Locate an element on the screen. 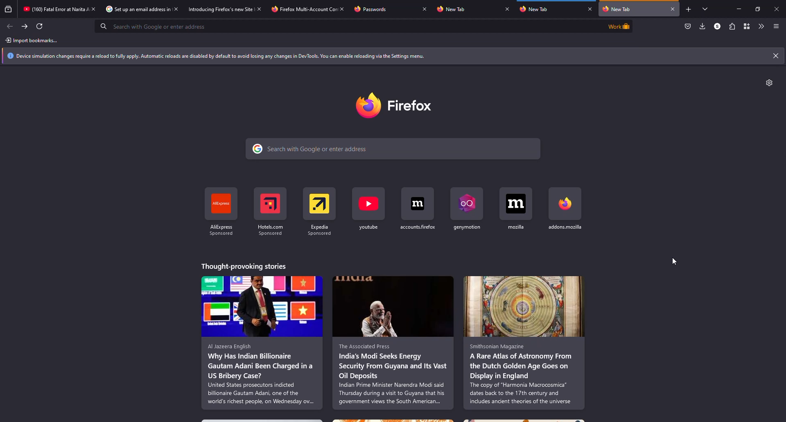 This screenshot has height=422, width=786. Hotels.com shortcut is located at coordinates (271, 211).